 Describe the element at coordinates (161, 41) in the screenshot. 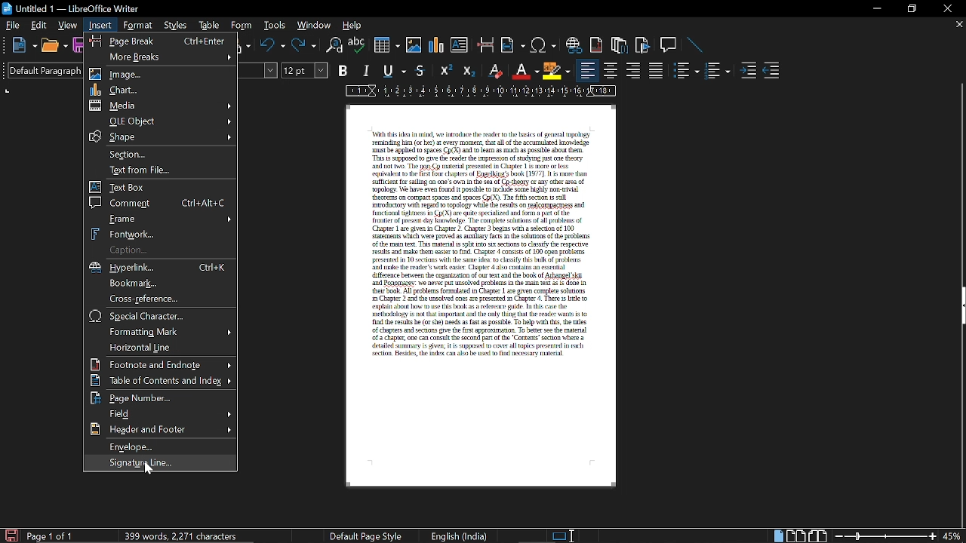

I see `page break` at that location.